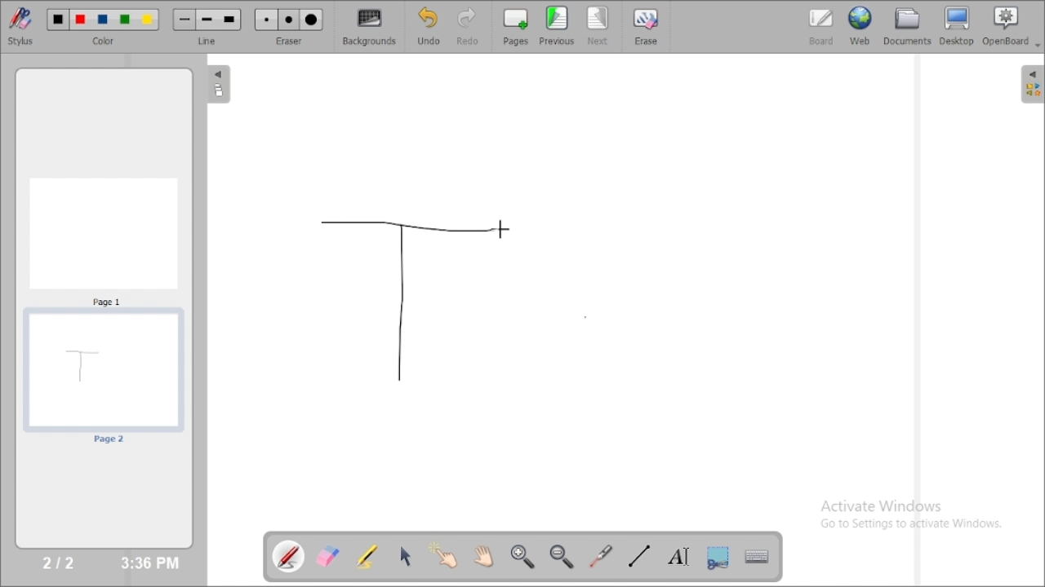 Image resolution: width=1045 pixels, height=587 pixels. What do you see at coordinates (821, 27) in the screenshot?
I see `board` at bounding box center [821, 27].